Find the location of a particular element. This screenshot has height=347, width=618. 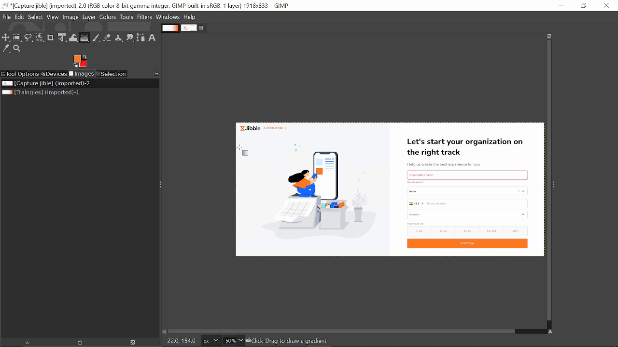

Current window is located at coordinates (146, 5).